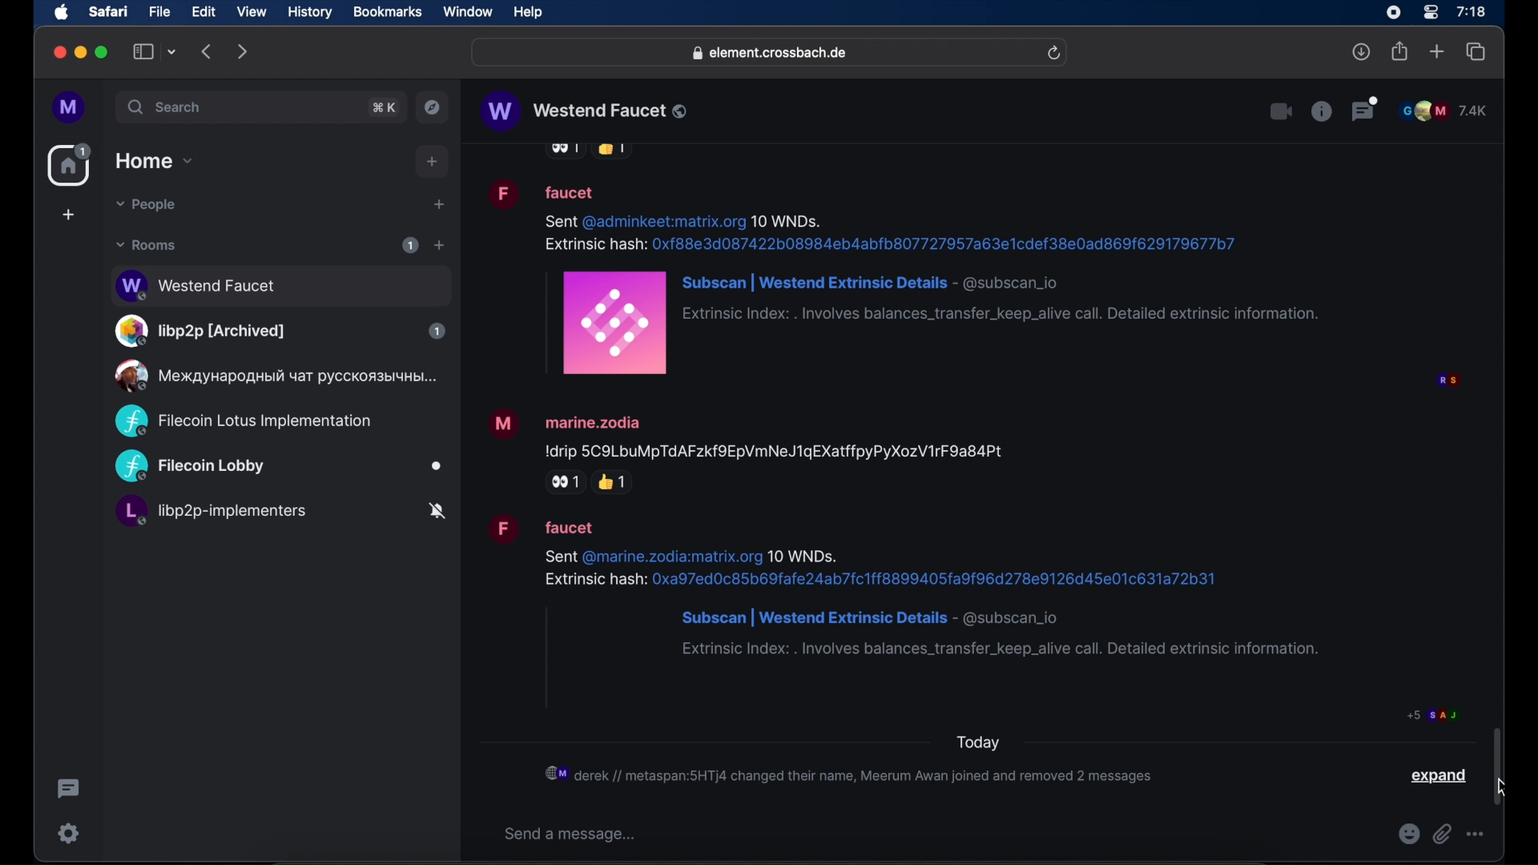 This screenshot has width=1538, height=865. Describe the element at coordinates (747, 432) in the screenshot. I see `message` at that location.